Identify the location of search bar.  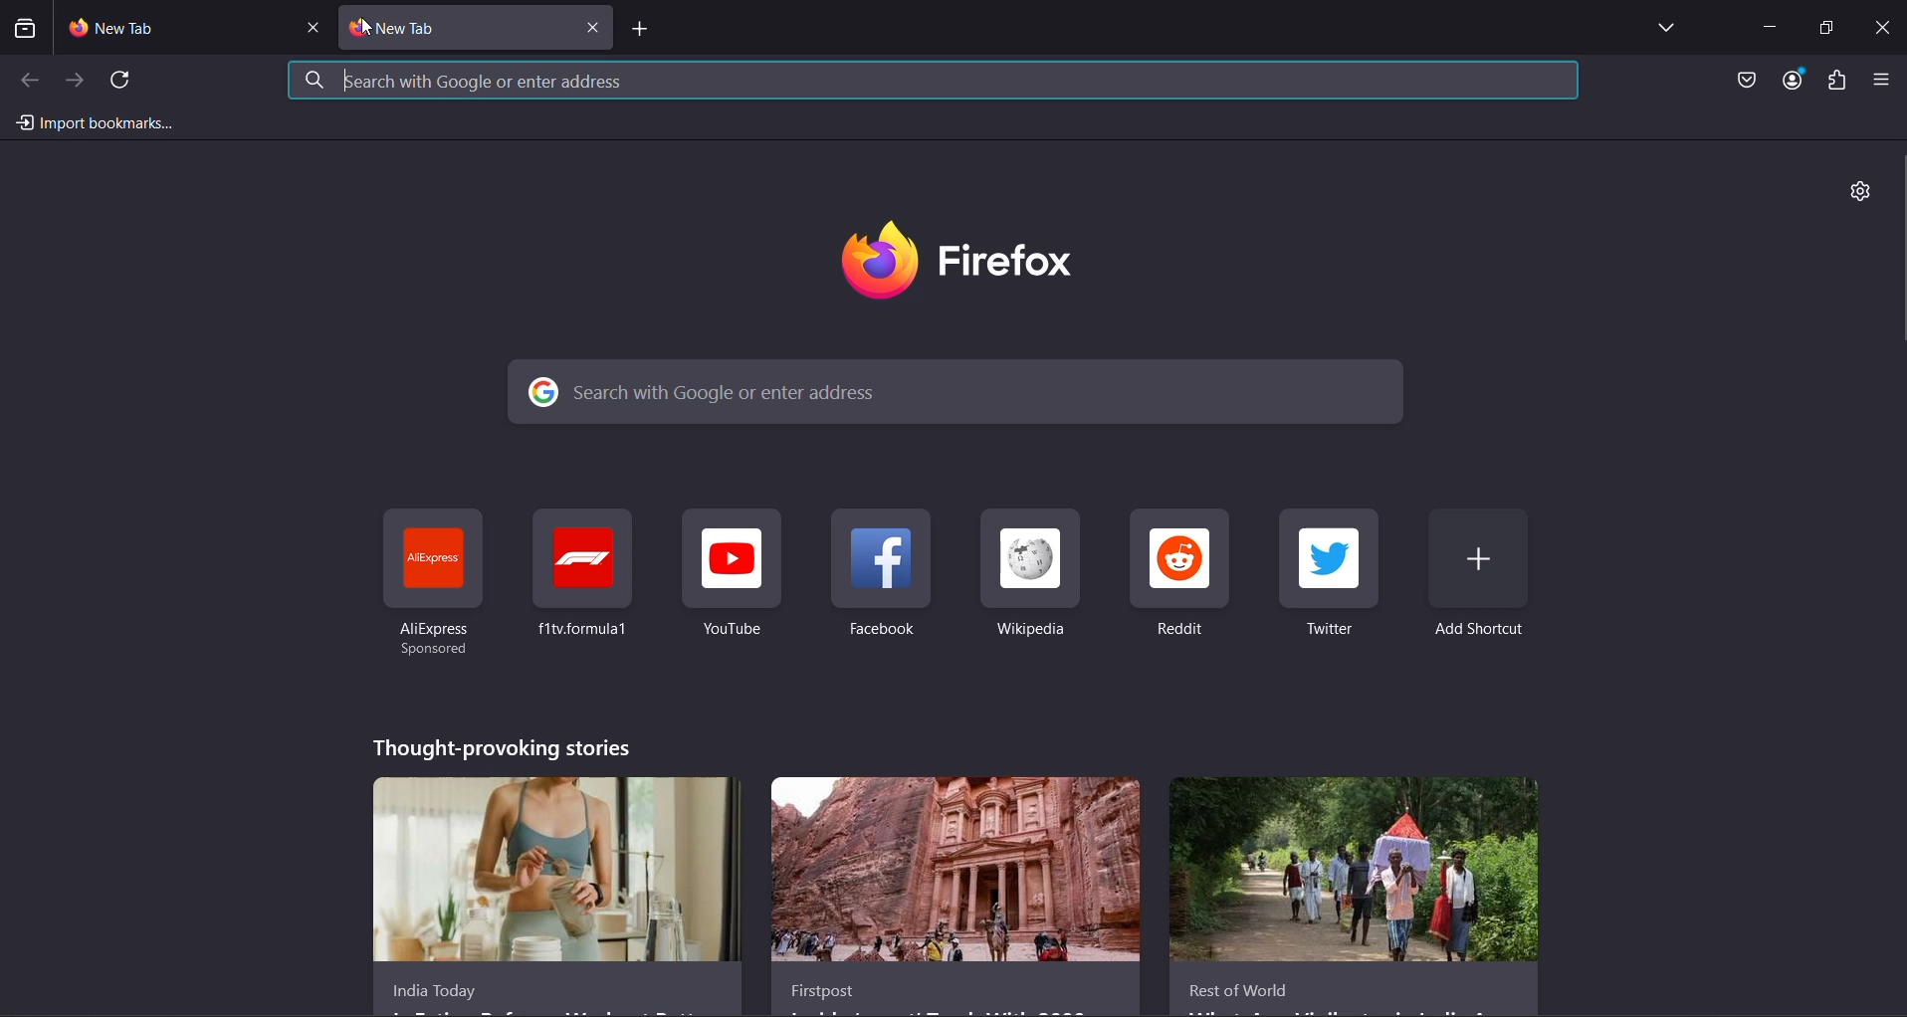
(956, 391).